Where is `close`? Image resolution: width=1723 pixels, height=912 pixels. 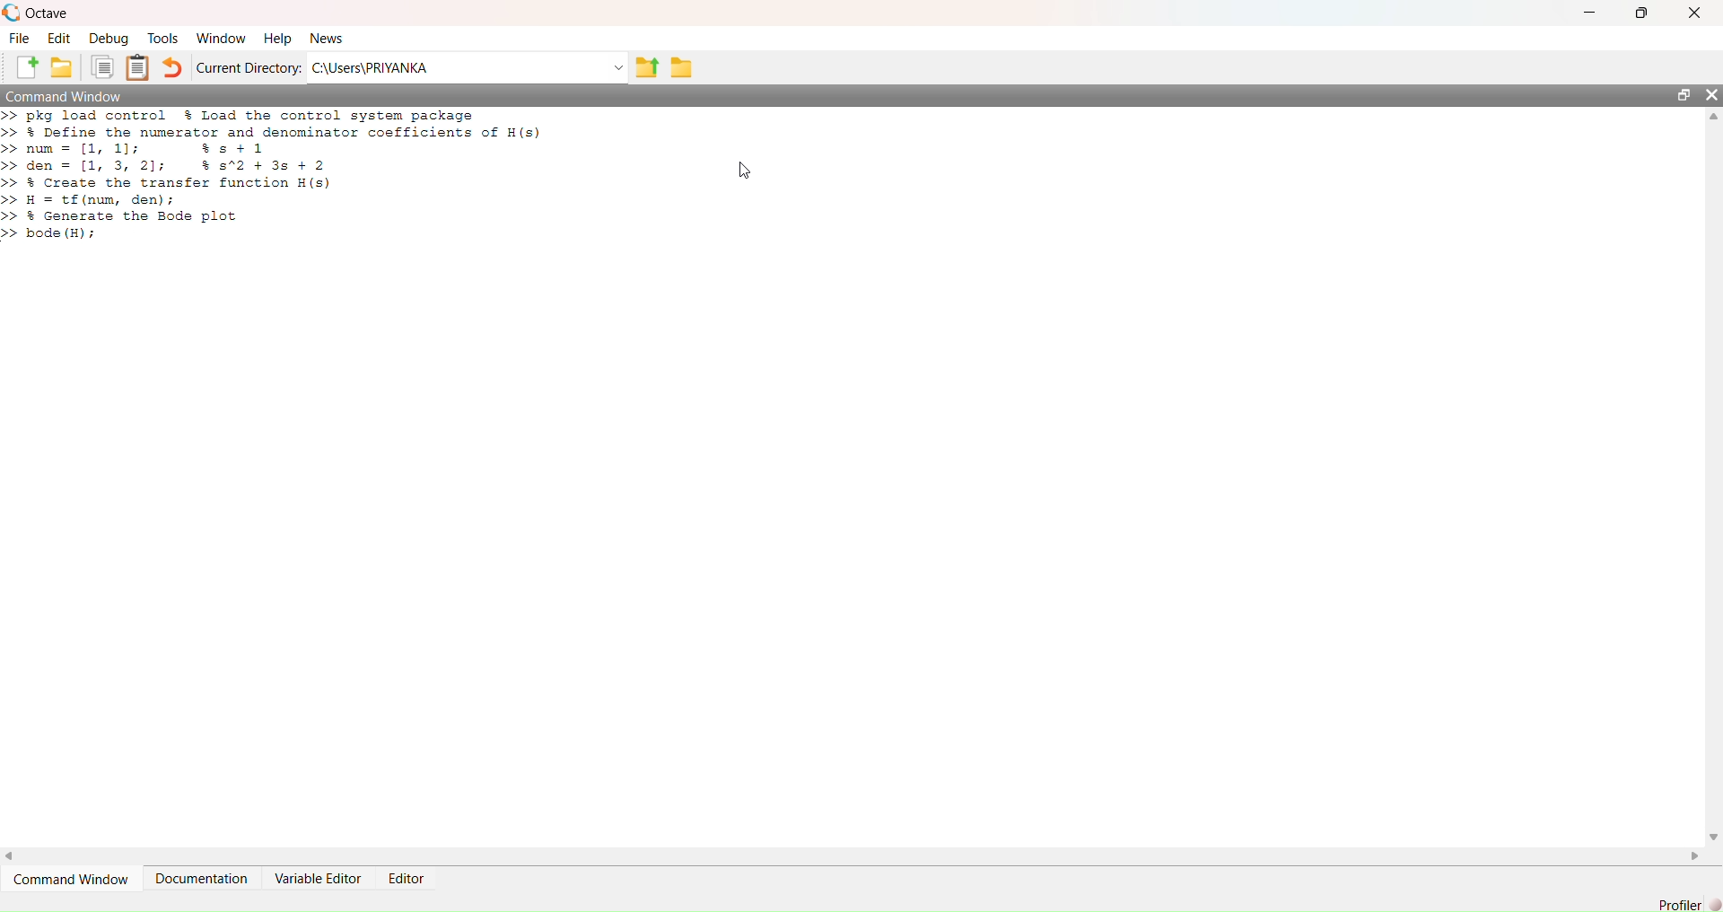
close is located at coordinates (1712, 95).